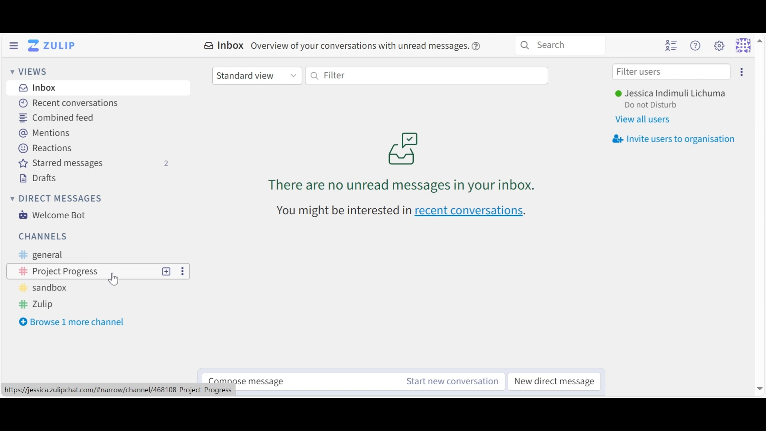  What do you see at coordinates (301, 380) in the screenshot?
I see `Compose message` at bounding box center [301, 380].